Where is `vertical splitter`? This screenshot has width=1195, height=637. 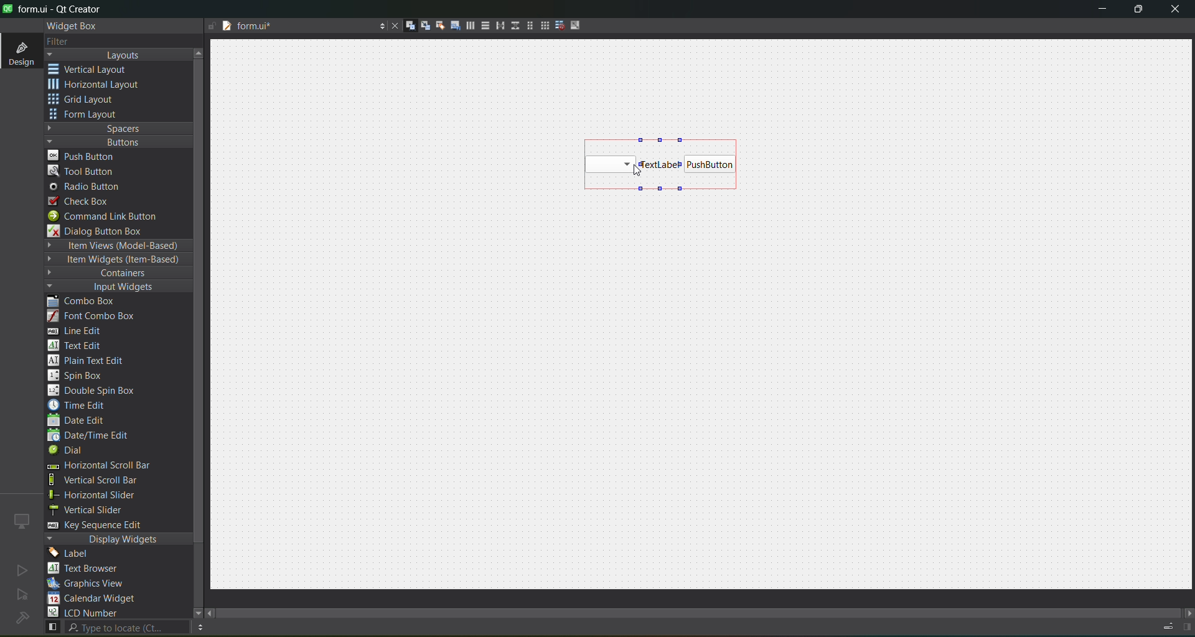 vertical splitter is located at coordinates (513, 28).